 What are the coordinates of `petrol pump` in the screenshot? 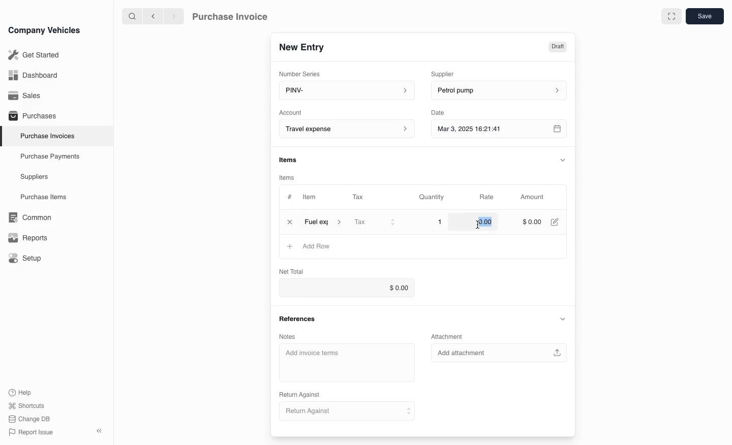 It's located at (497, 91).